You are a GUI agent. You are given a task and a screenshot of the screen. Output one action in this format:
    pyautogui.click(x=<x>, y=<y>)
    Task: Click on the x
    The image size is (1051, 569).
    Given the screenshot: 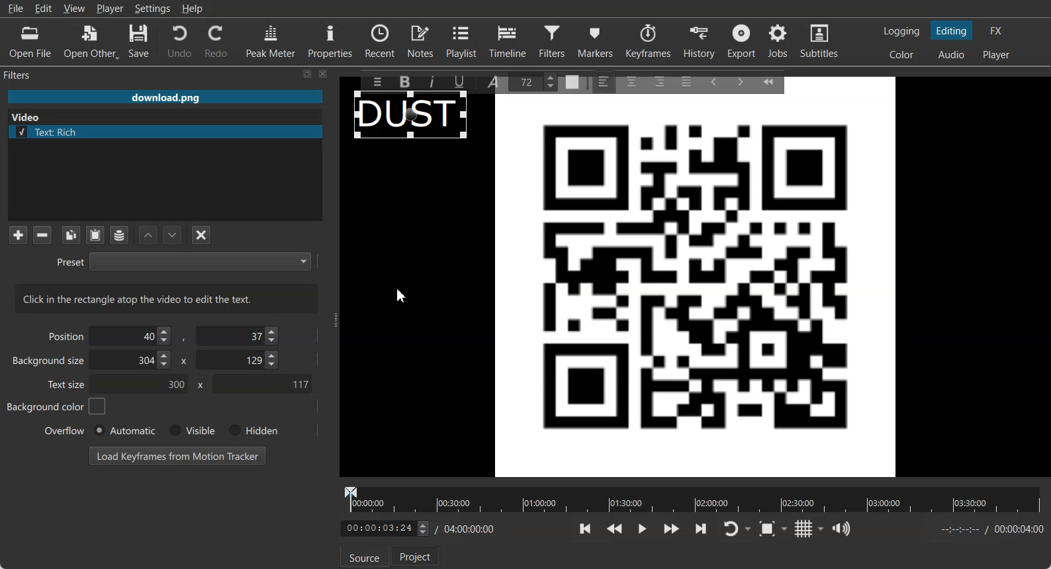 What is the action you would take?
    pyautogui.click(x=182, y=360)
    